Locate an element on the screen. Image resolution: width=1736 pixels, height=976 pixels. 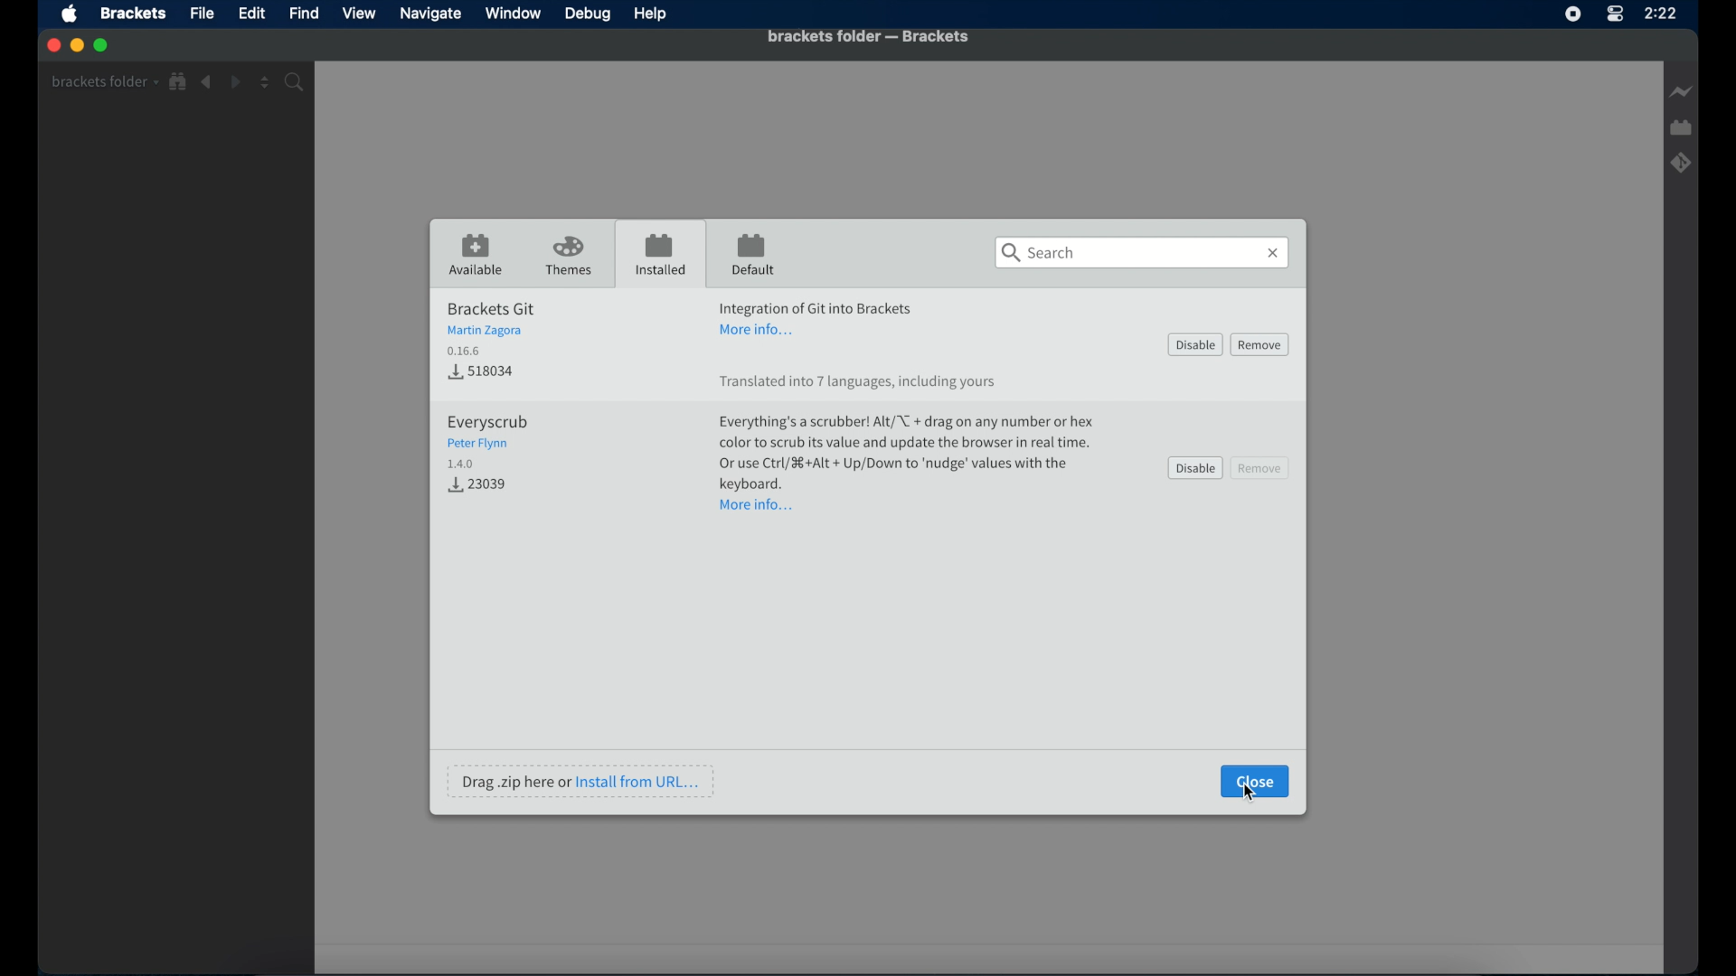
backward is located at coordinates (207, 82).